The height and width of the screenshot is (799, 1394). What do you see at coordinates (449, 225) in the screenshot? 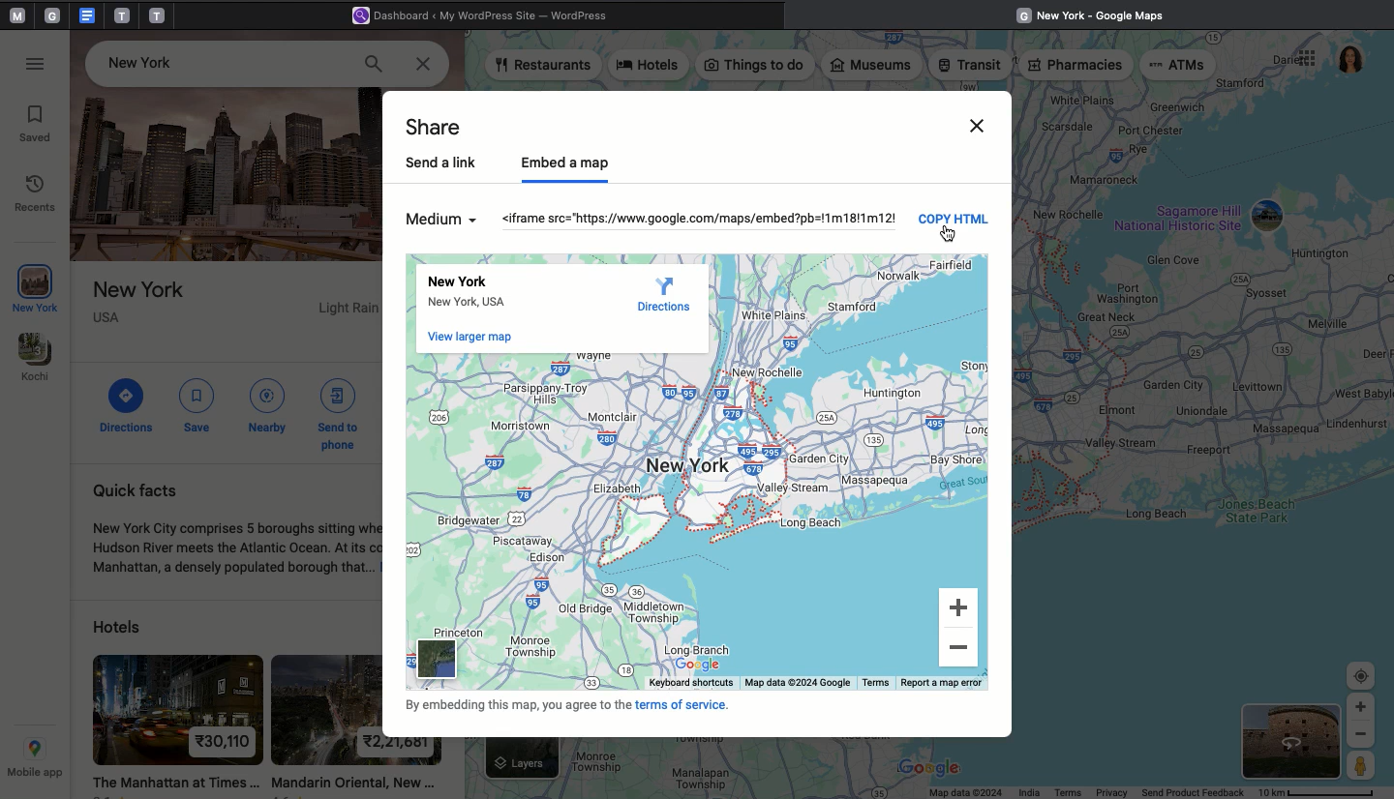
I see `Medium` at bounding box center [449, 225].